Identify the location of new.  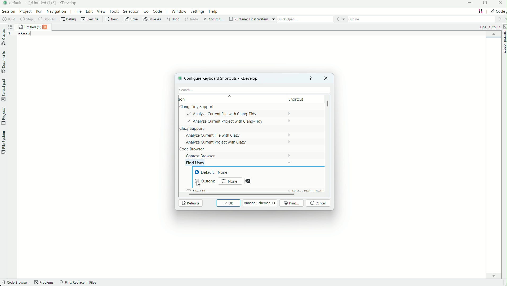
(112, 20).